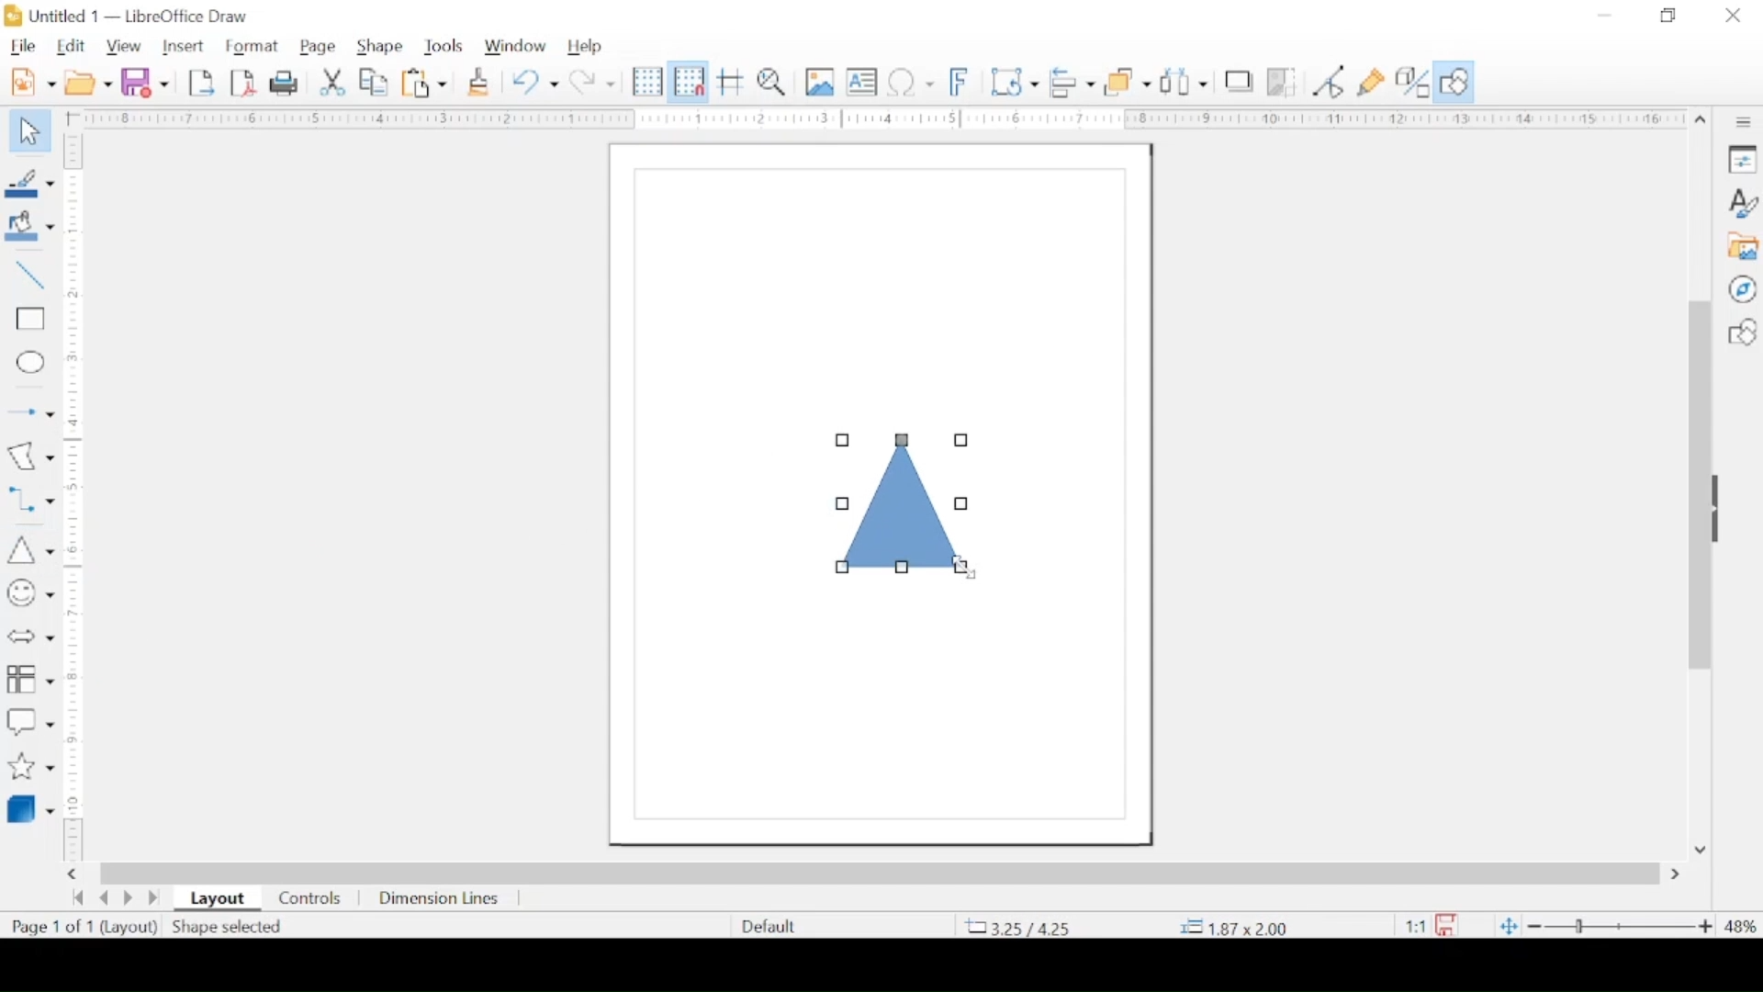  I want to click on line color, so click(28, 183).